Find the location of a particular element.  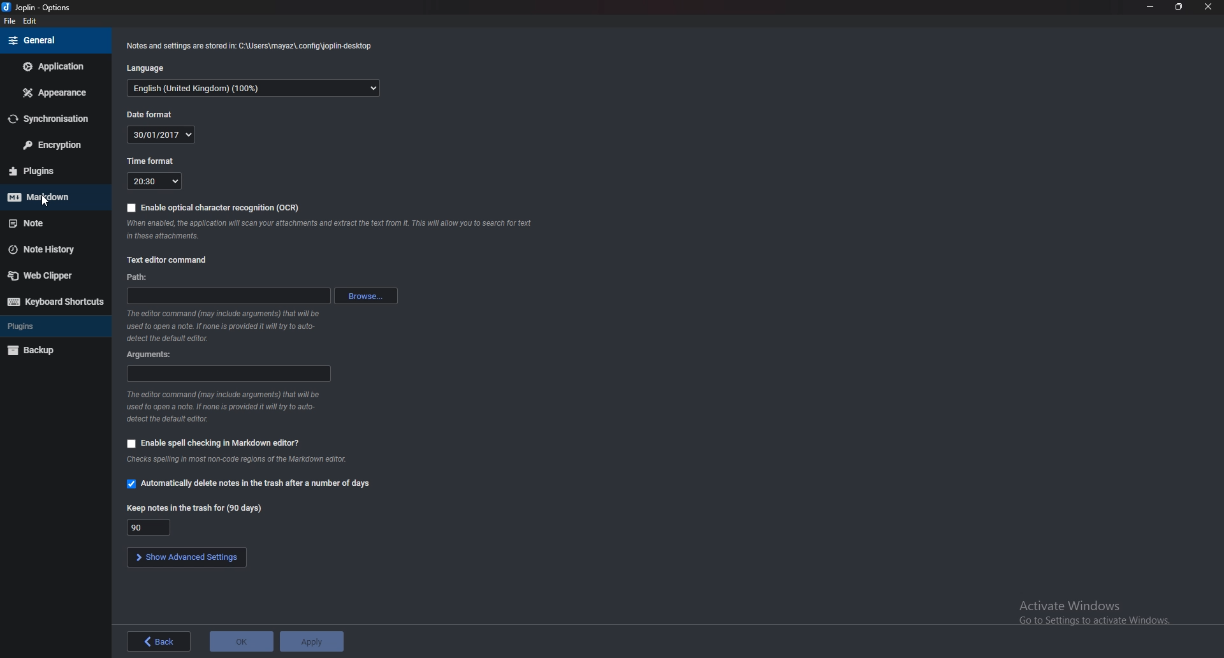

enable ocr is located at coordinates (216, 206).